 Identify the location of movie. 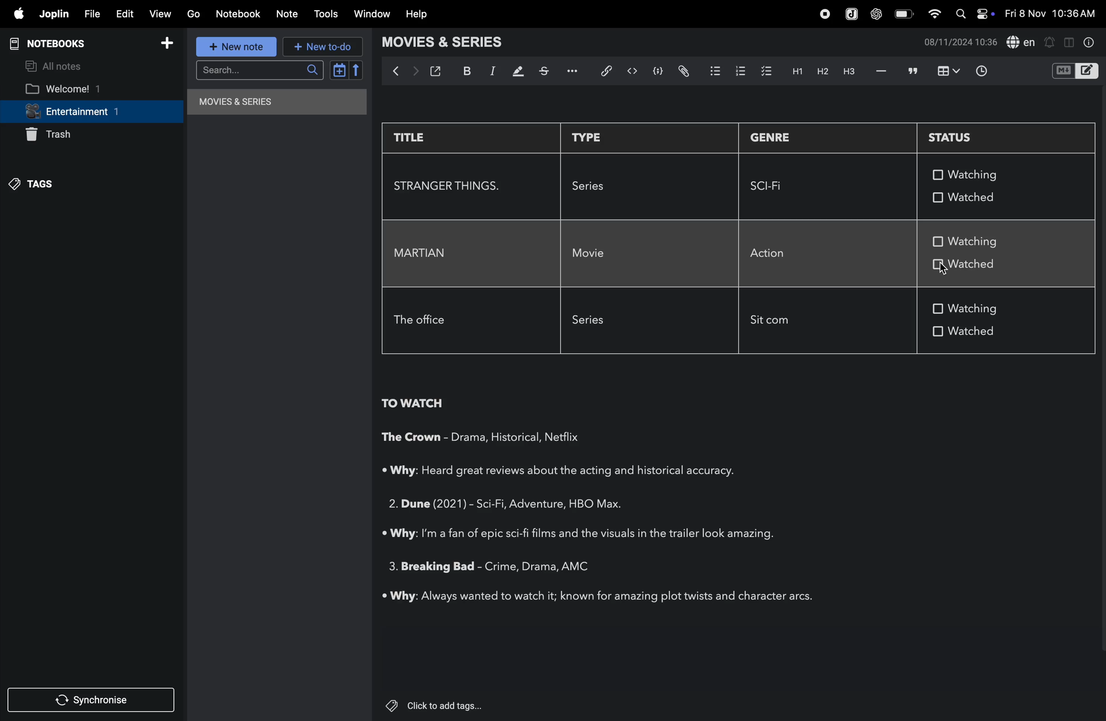
(592, 254).